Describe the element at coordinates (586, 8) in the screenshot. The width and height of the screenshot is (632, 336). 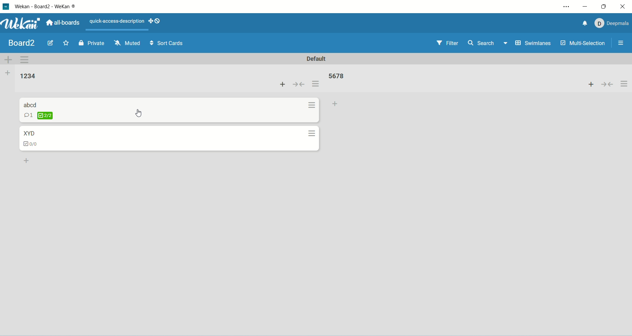
I see `minimize` at that location.